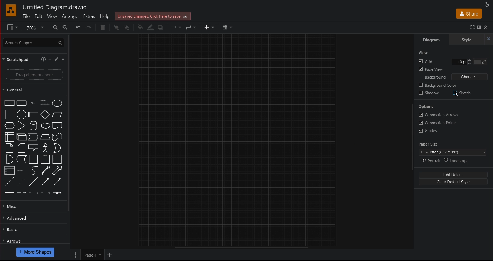 The width and height of the screenshot is (493, 261). Describe the element at coordinates (33, 43) in the screenshot. I see `Search Shapes` at that location.